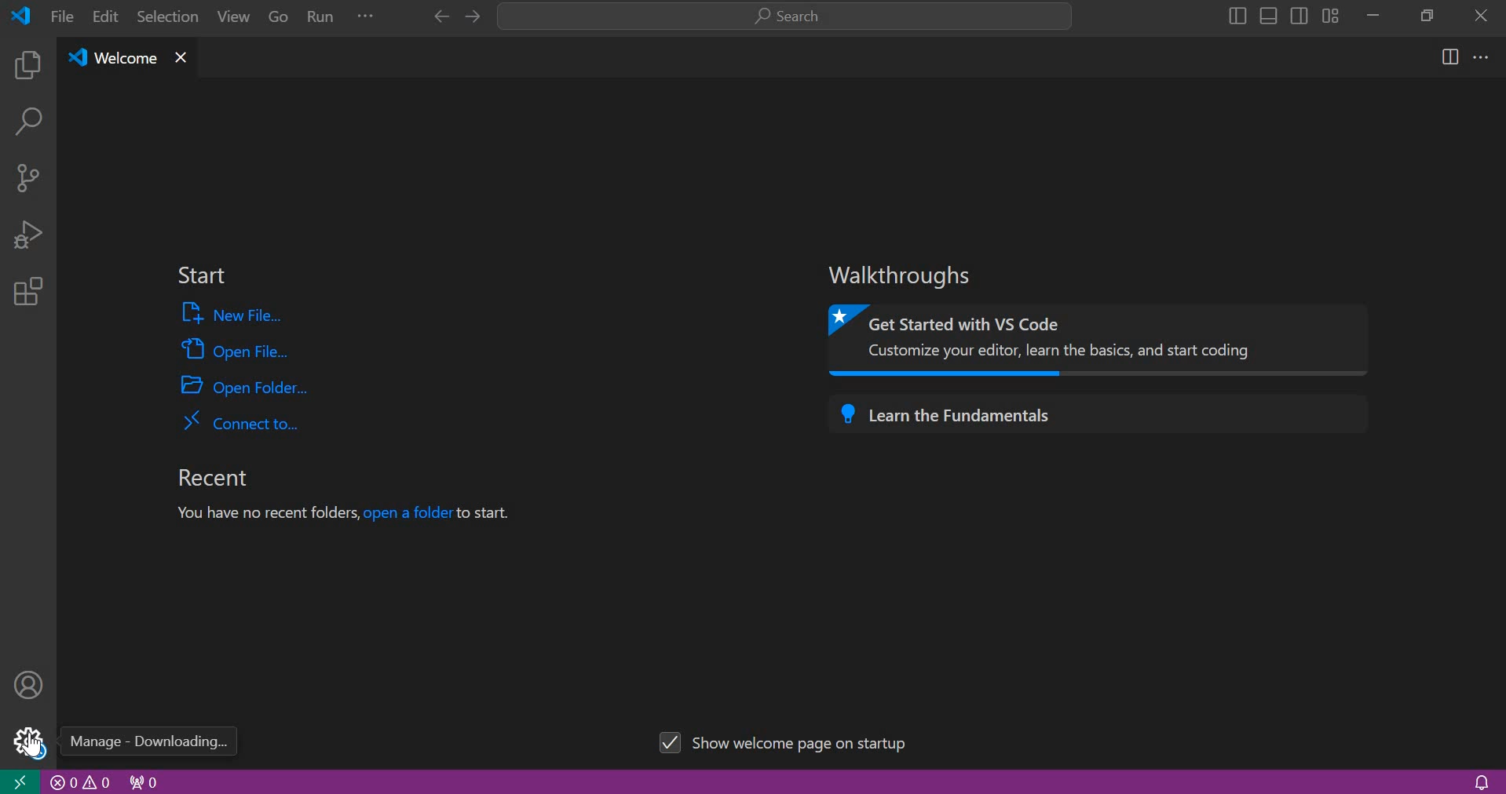  What do you see at coordinates (785, 17) in the screenshot?
I see `search` at bounding box center [785, 17].